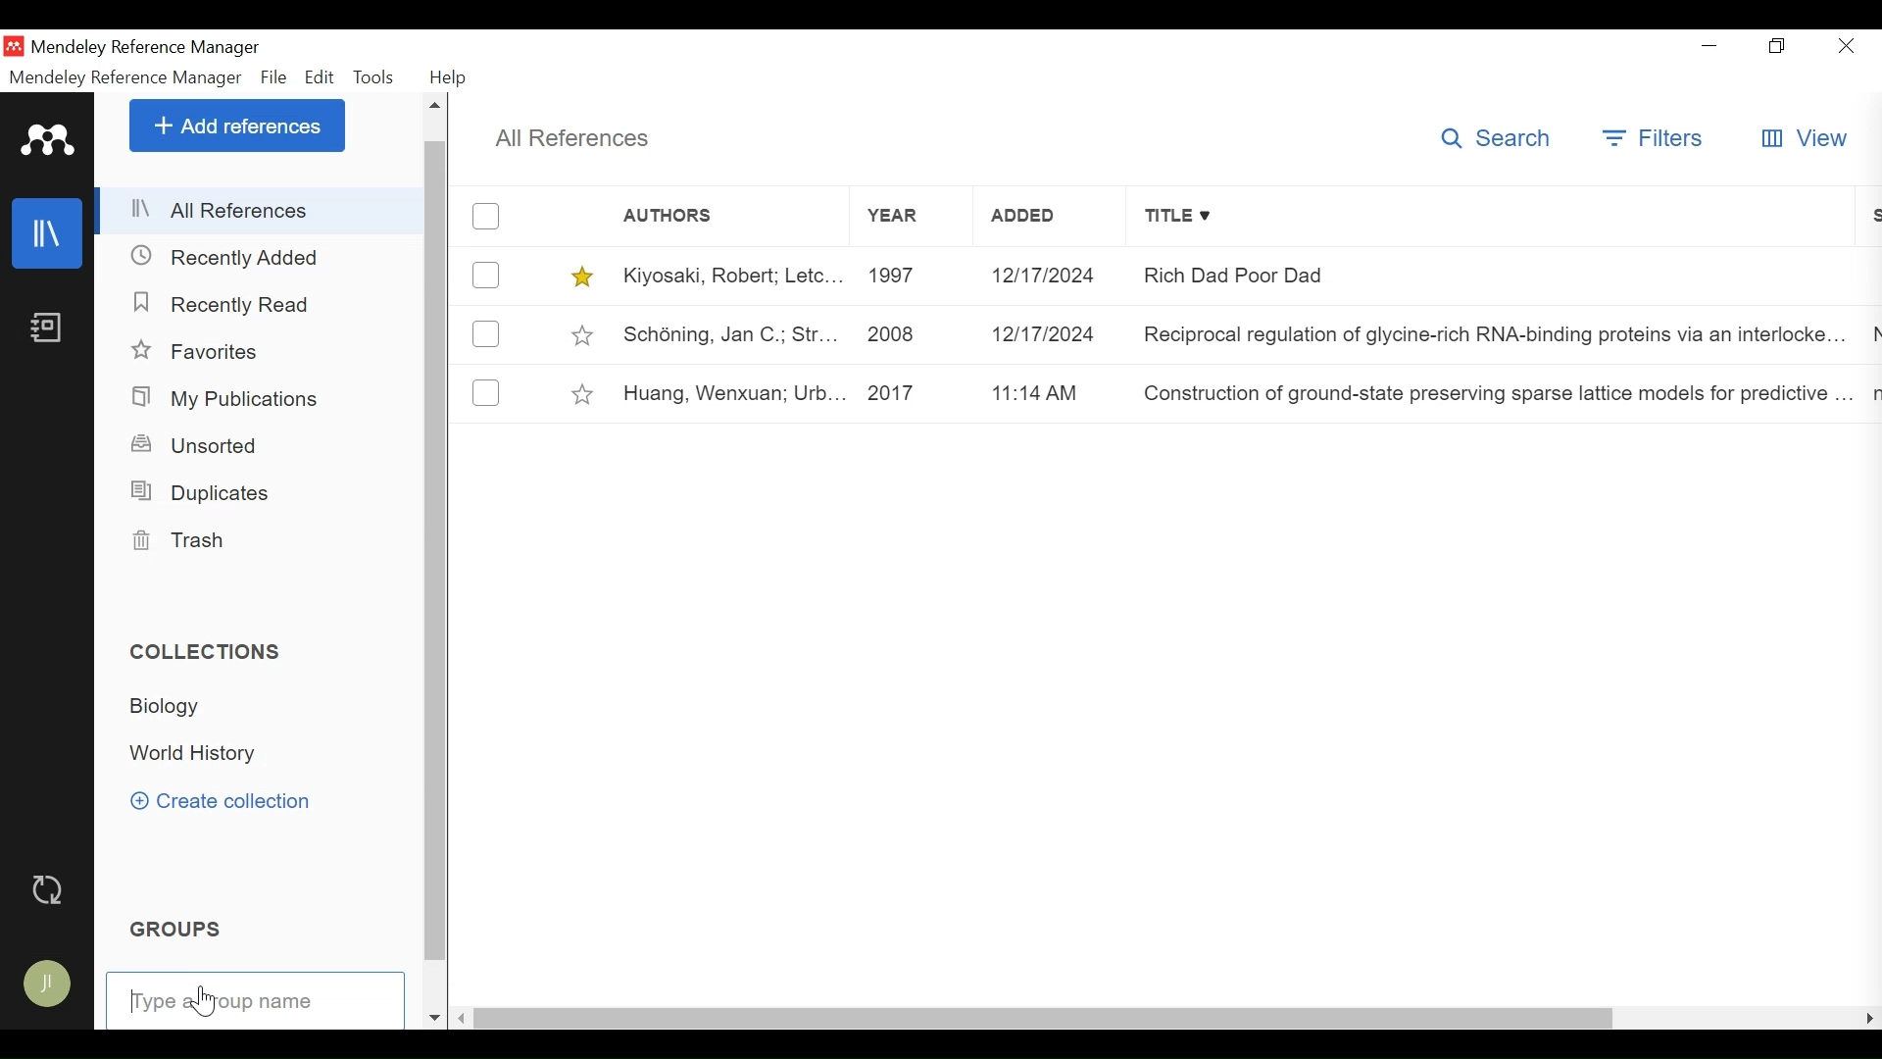  What do you see at coordinates (577, 137) in the screenshot?
I see `All References` at bounding box center [577, 137].